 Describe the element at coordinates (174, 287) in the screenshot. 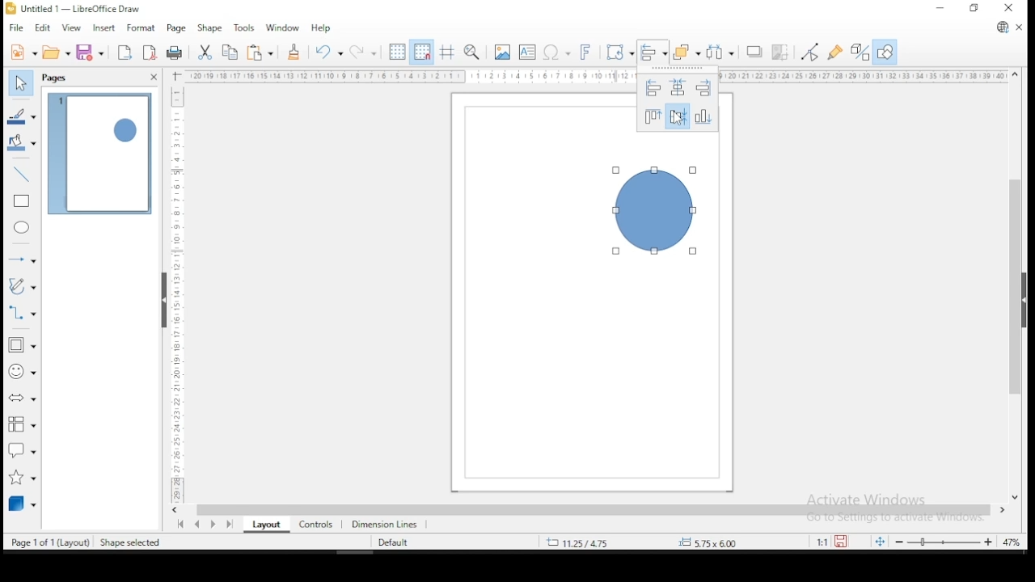

I see `vertical scale` at that location.